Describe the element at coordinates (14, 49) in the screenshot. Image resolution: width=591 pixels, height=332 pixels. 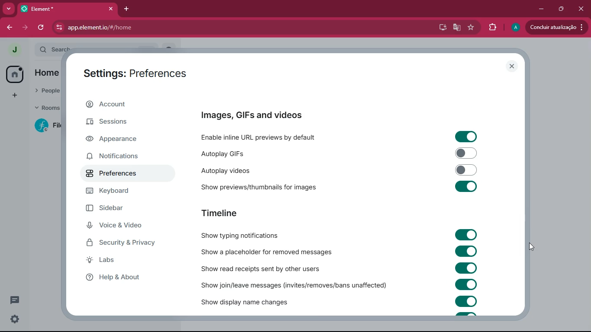
I see `profile picture` at that location.